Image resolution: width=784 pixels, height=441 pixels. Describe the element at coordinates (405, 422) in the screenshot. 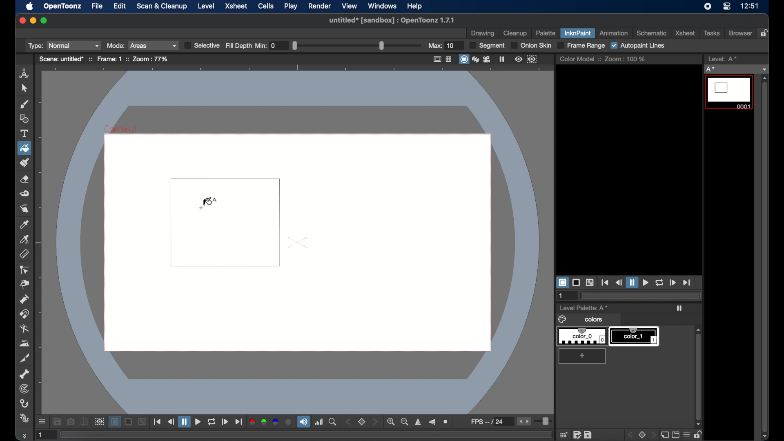

I see `zoom out` at that location.